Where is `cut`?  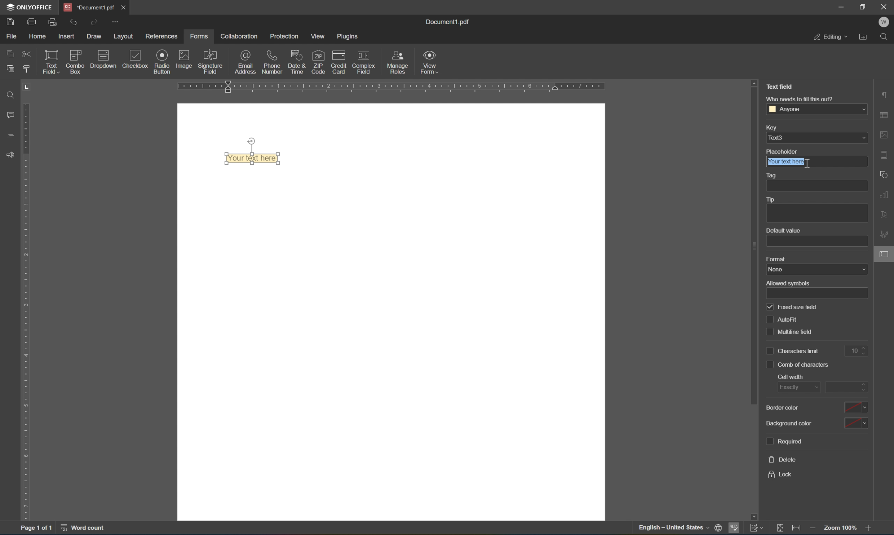
cut is located at coordinates (27, 53).